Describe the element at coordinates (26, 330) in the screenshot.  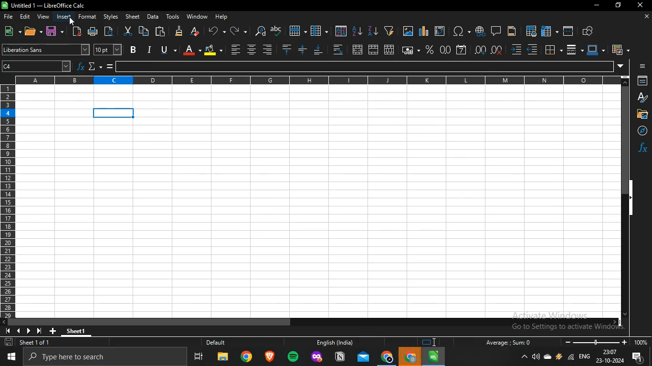
I see `icon` at that location.